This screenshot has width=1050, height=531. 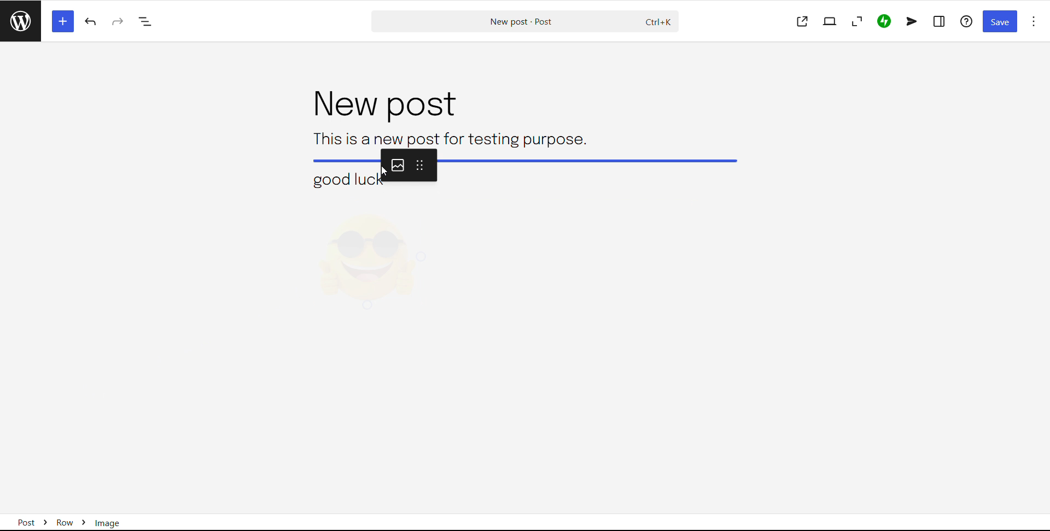 I want to click on cursor, so click(x=388, y=172).